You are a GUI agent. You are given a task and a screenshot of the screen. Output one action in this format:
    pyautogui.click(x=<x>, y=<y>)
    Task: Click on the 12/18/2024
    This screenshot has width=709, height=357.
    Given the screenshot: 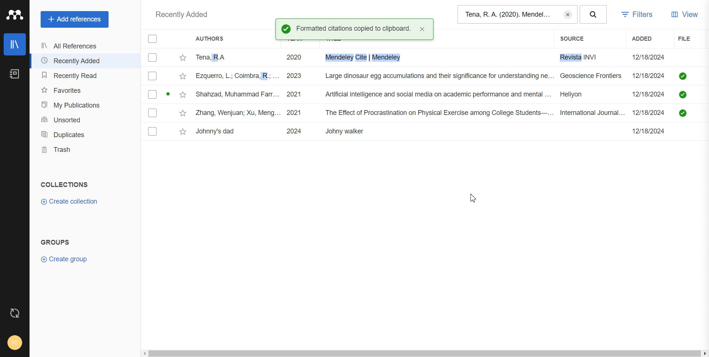 What is the action you would take?
    pyautogui.click(x=650, y=131)
    